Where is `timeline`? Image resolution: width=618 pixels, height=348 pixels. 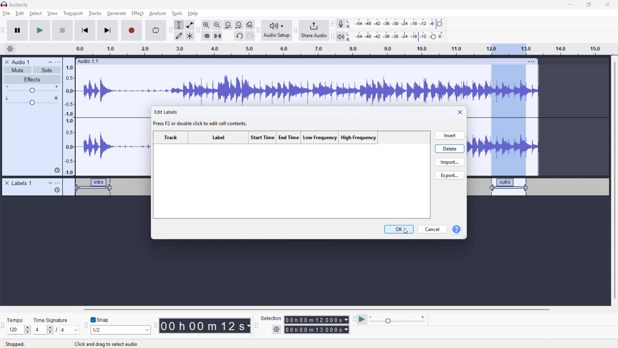
timeline is located at coordinates (76, 217).